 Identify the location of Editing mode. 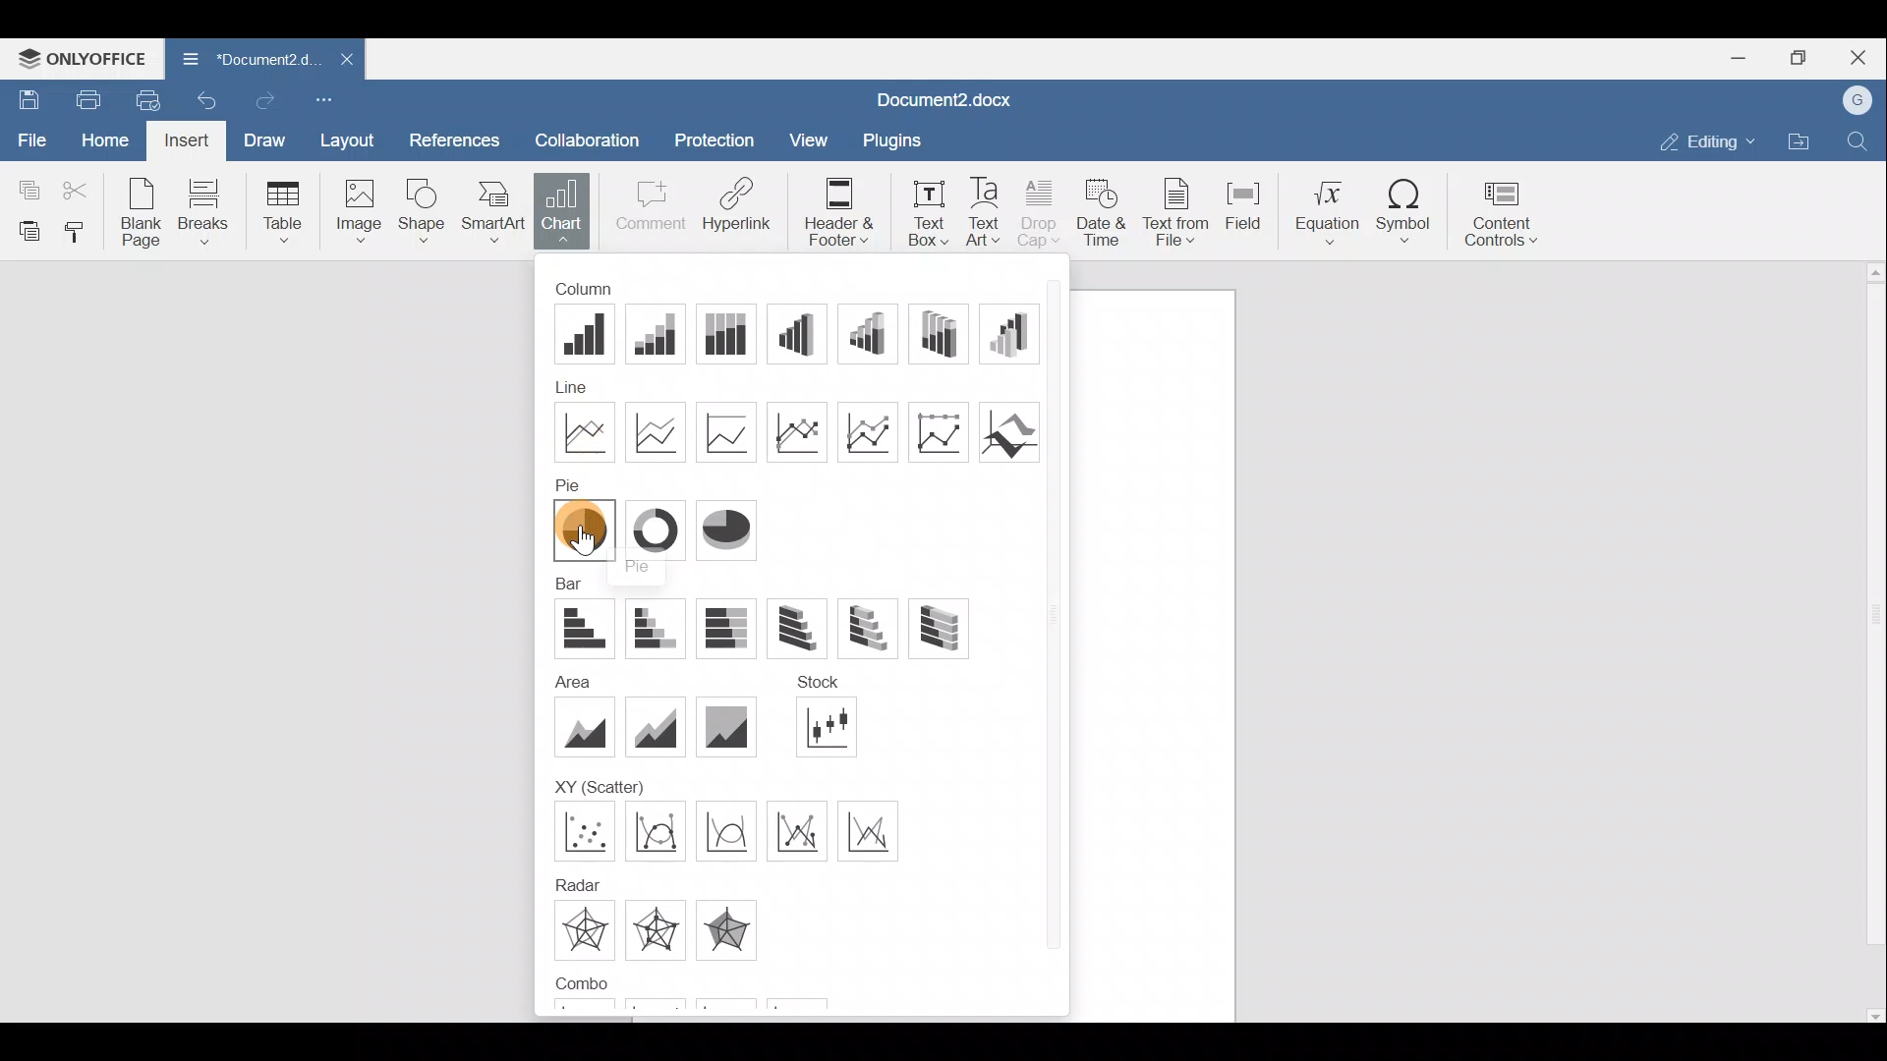
(1705, 138).